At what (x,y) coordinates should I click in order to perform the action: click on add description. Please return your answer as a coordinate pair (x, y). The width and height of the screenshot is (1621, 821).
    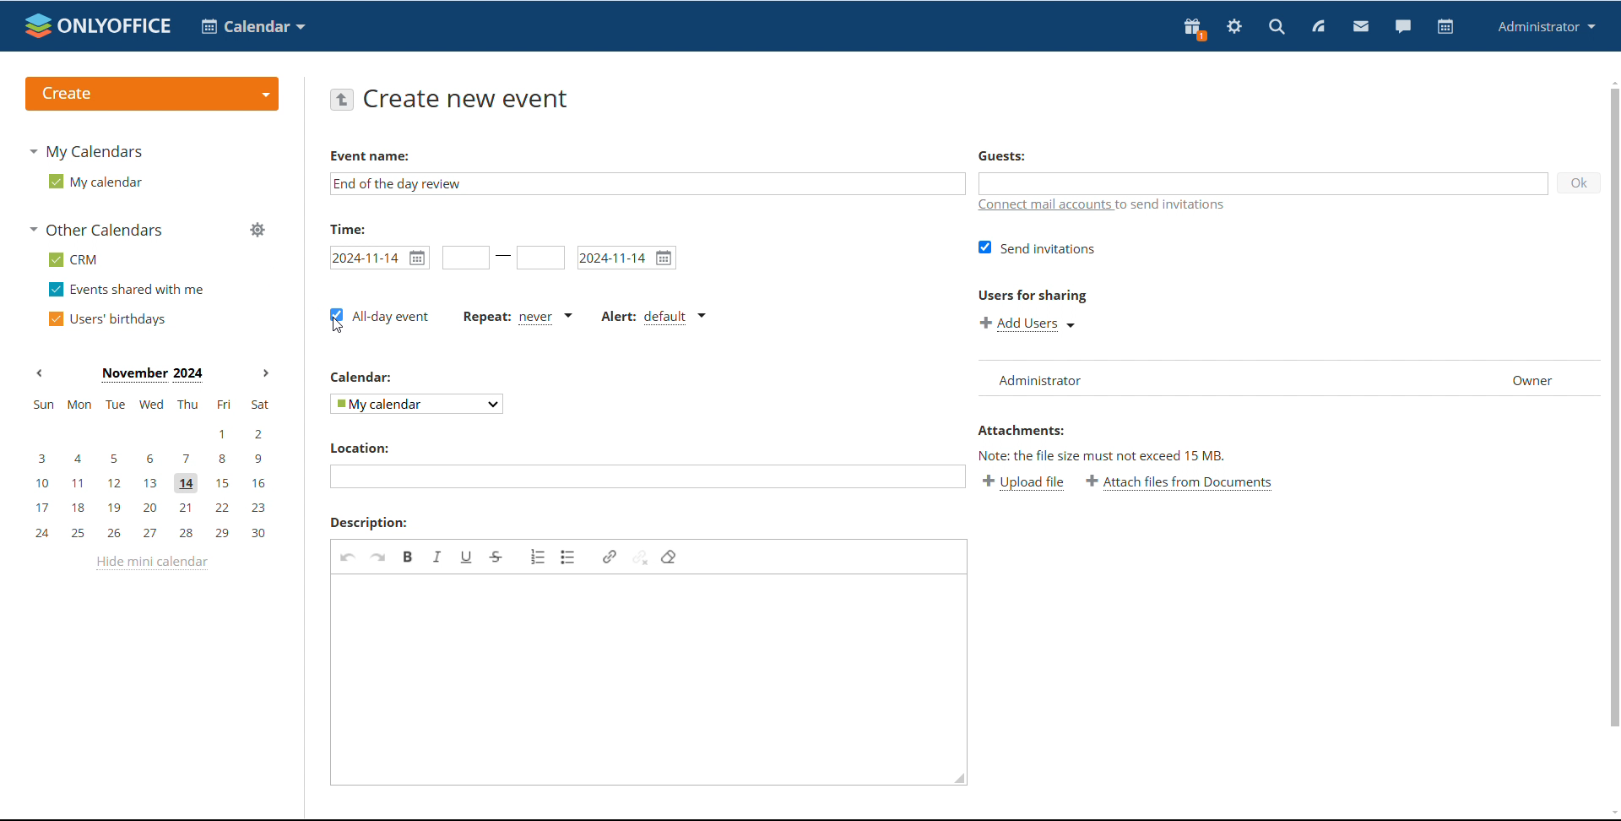
    Looking at the image, I should click on (642, 675).